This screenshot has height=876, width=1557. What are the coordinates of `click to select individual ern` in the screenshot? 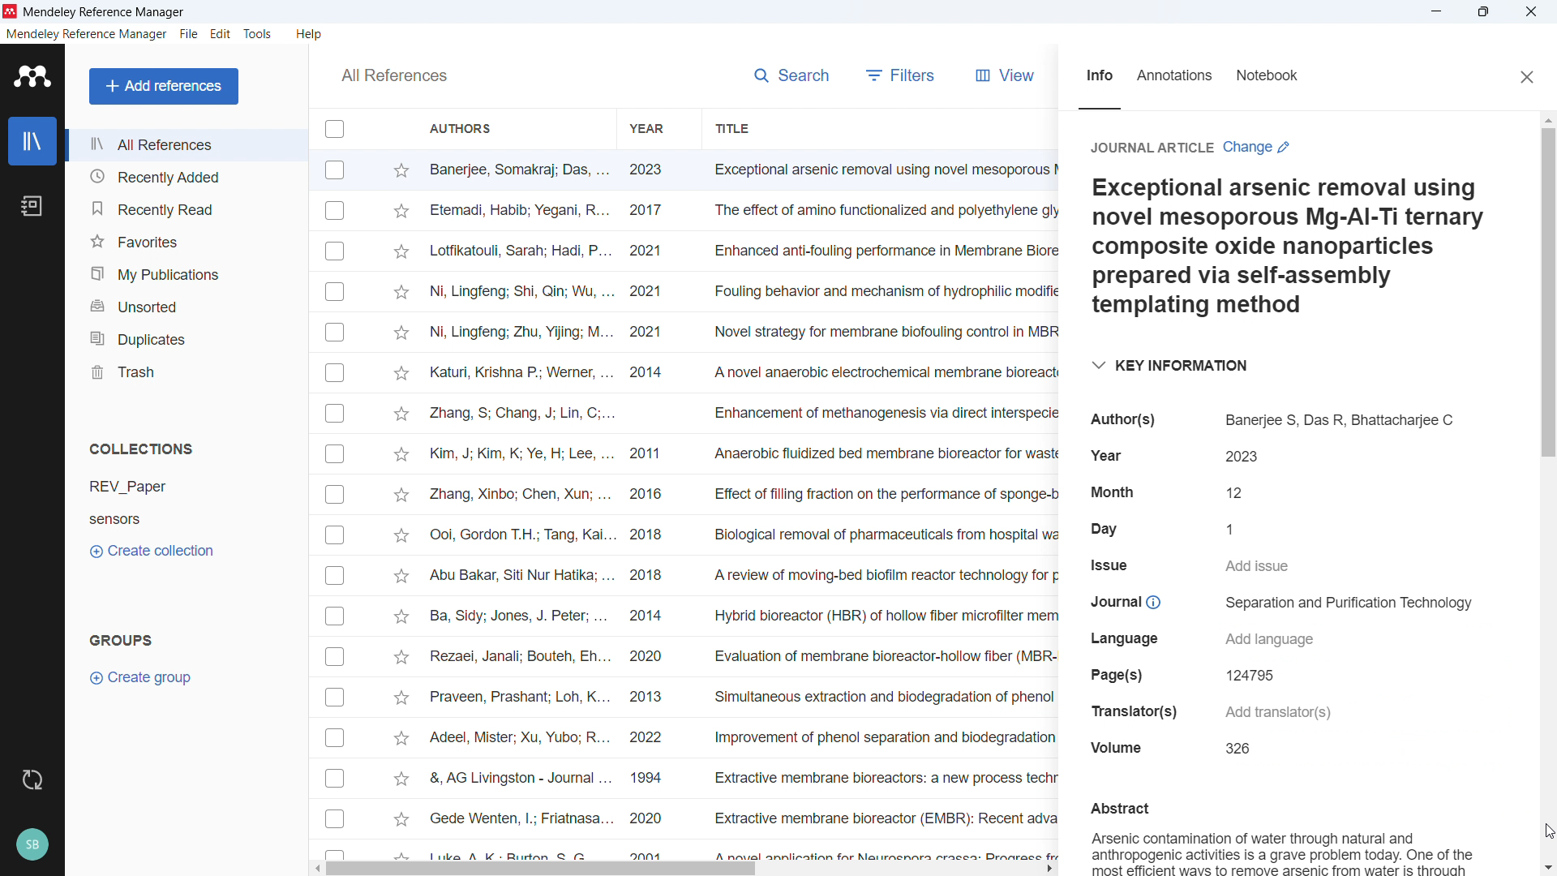 It's located at (337, 576).